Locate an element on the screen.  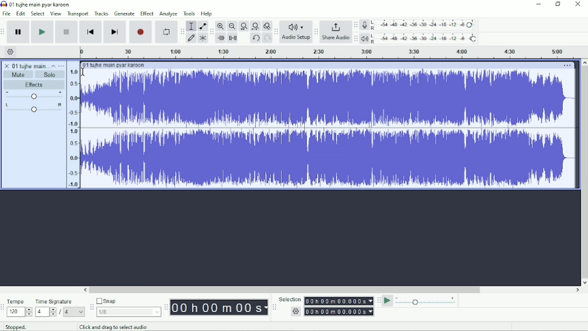
Fit selection to width is located at coordinates (243, 26).